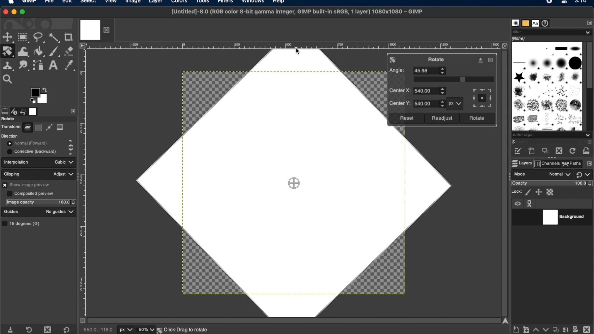  What do you see at coordinates (584, 183) in the screenshot?
I see `opacity level stepper buttons` at bounding box center [584, 183].